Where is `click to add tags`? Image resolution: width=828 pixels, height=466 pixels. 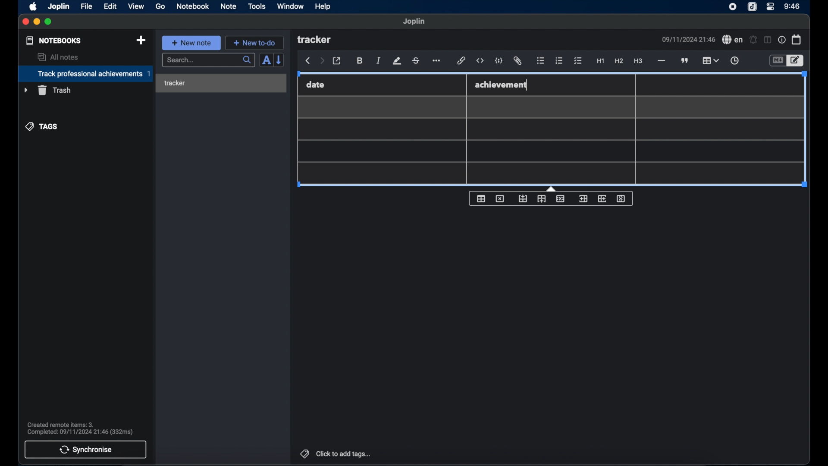
click to add tags is located at coordinates (334, 453).